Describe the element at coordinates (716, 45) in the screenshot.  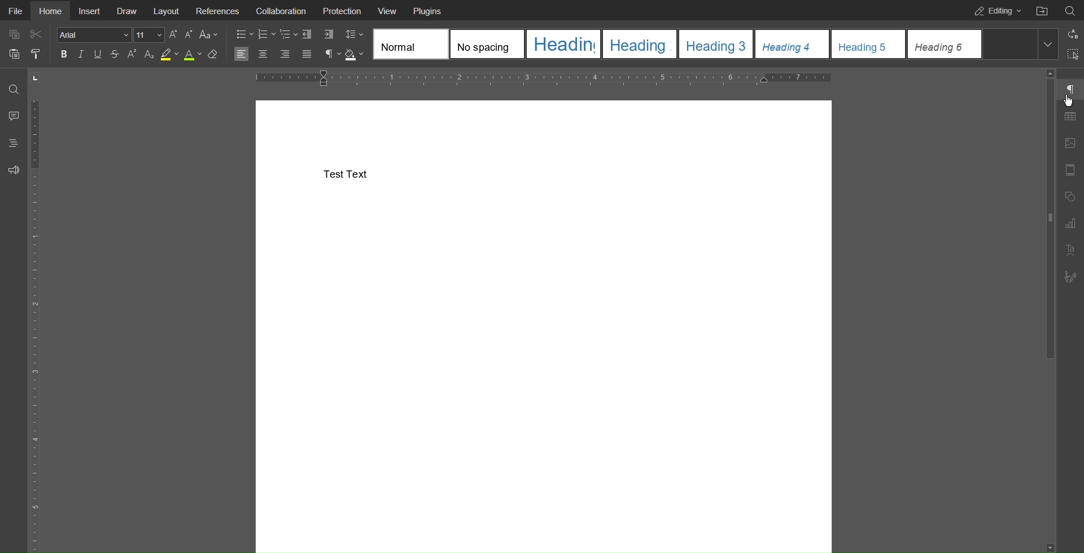
I see `Headings Templates` at that location.